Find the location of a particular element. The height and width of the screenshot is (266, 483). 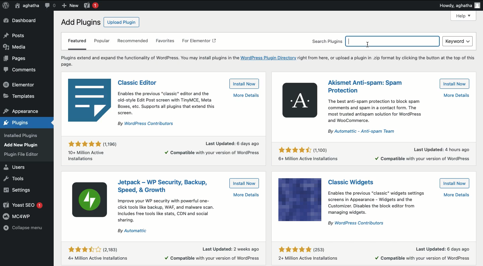

Featured is located at coordinates (77, 43).